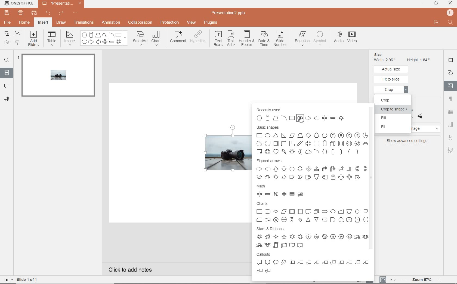 The height and width of the screenshot is (284, 457). What do you see at coordinates (221, 154) in the screenshot?
I see `Inserted Image` at bounding box center [221, 154].